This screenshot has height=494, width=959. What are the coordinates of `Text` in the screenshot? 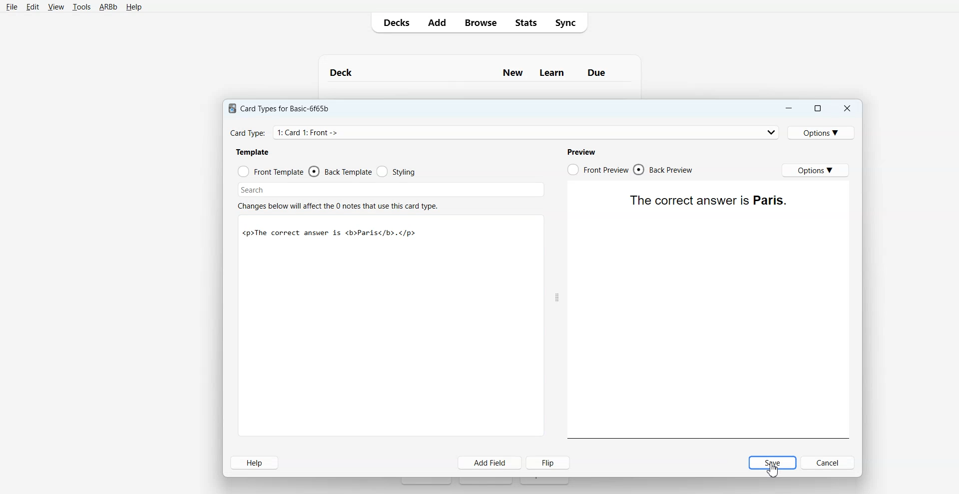 It's located at (708, 199).